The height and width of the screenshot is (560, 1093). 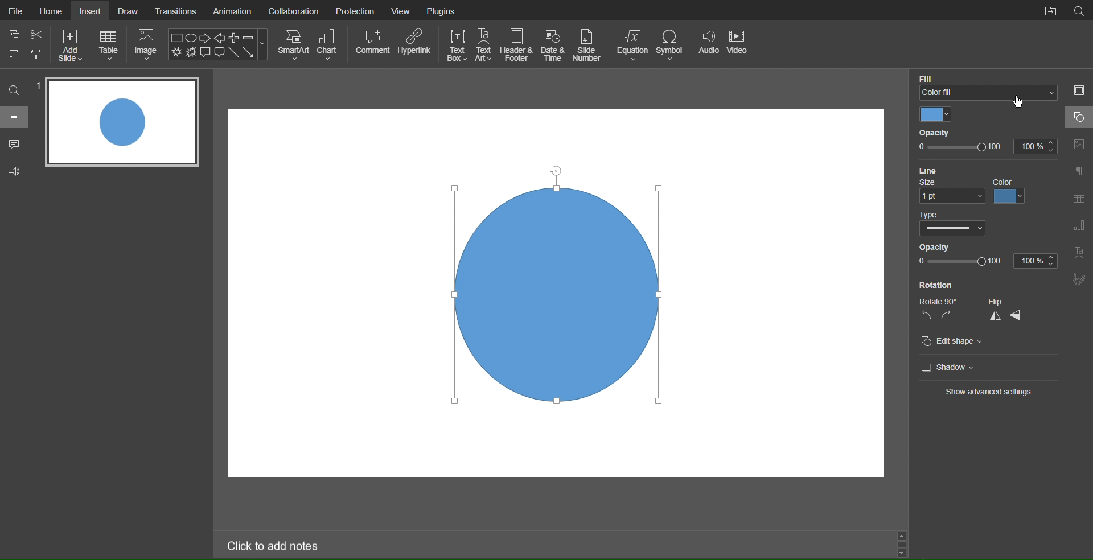 What do you see at coordinates (552, 44) in the screenshot?
I see `Date and Time` at bounding box center [552, 44].